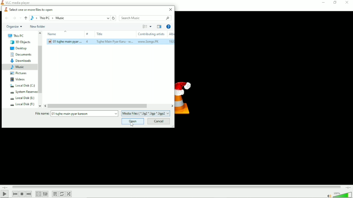  I want to click on Desktop, so click(19, 48).